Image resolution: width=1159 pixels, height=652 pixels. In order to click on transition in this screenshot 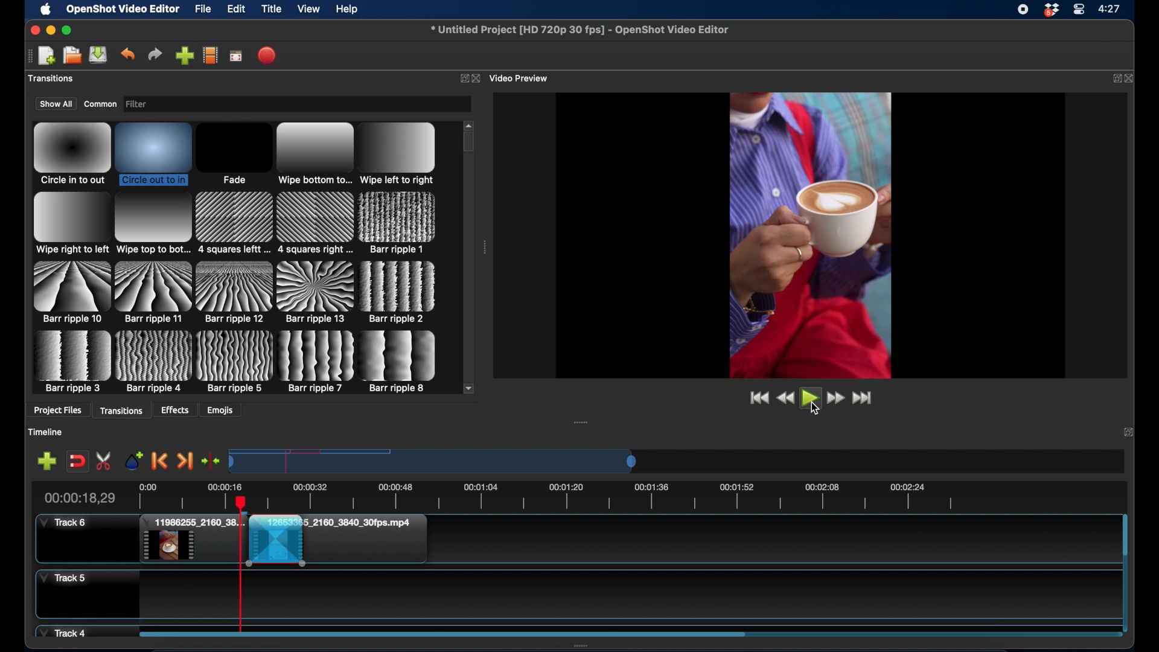, I will do `click(398, 292)`.